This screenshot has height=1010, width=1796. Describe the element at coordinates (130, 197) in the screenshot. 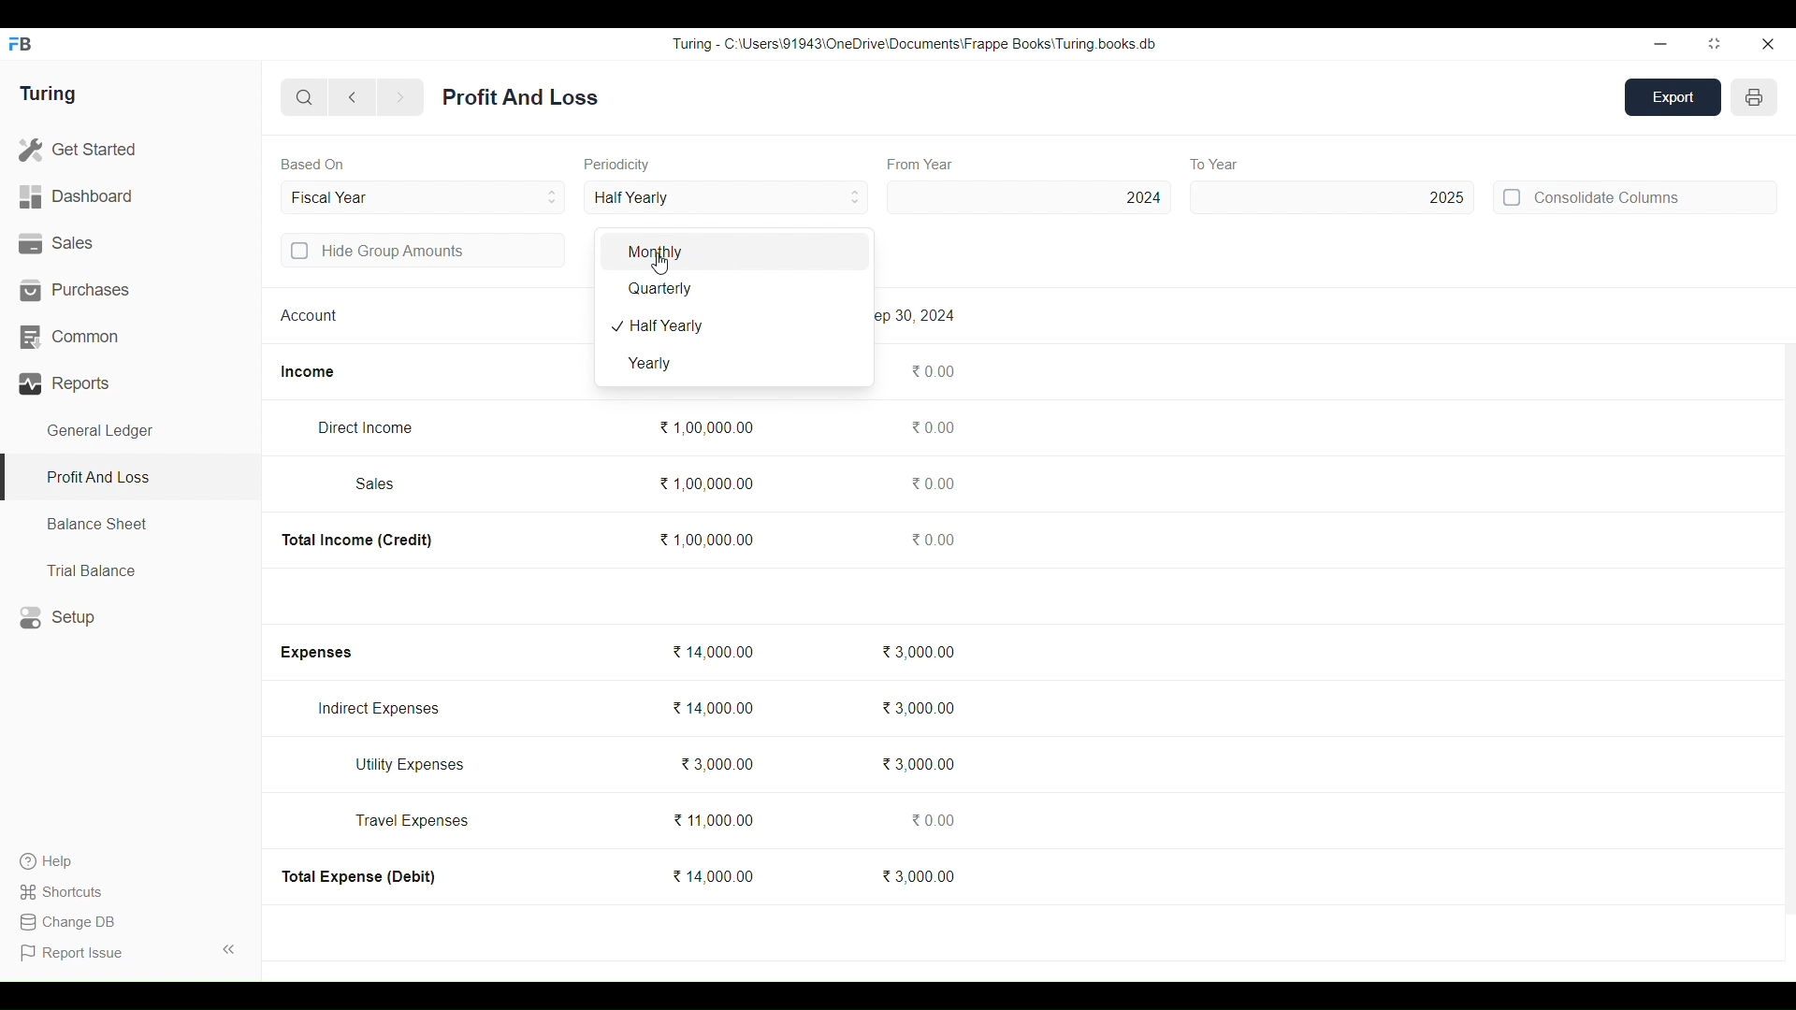

I see `Dashboard` at that location.